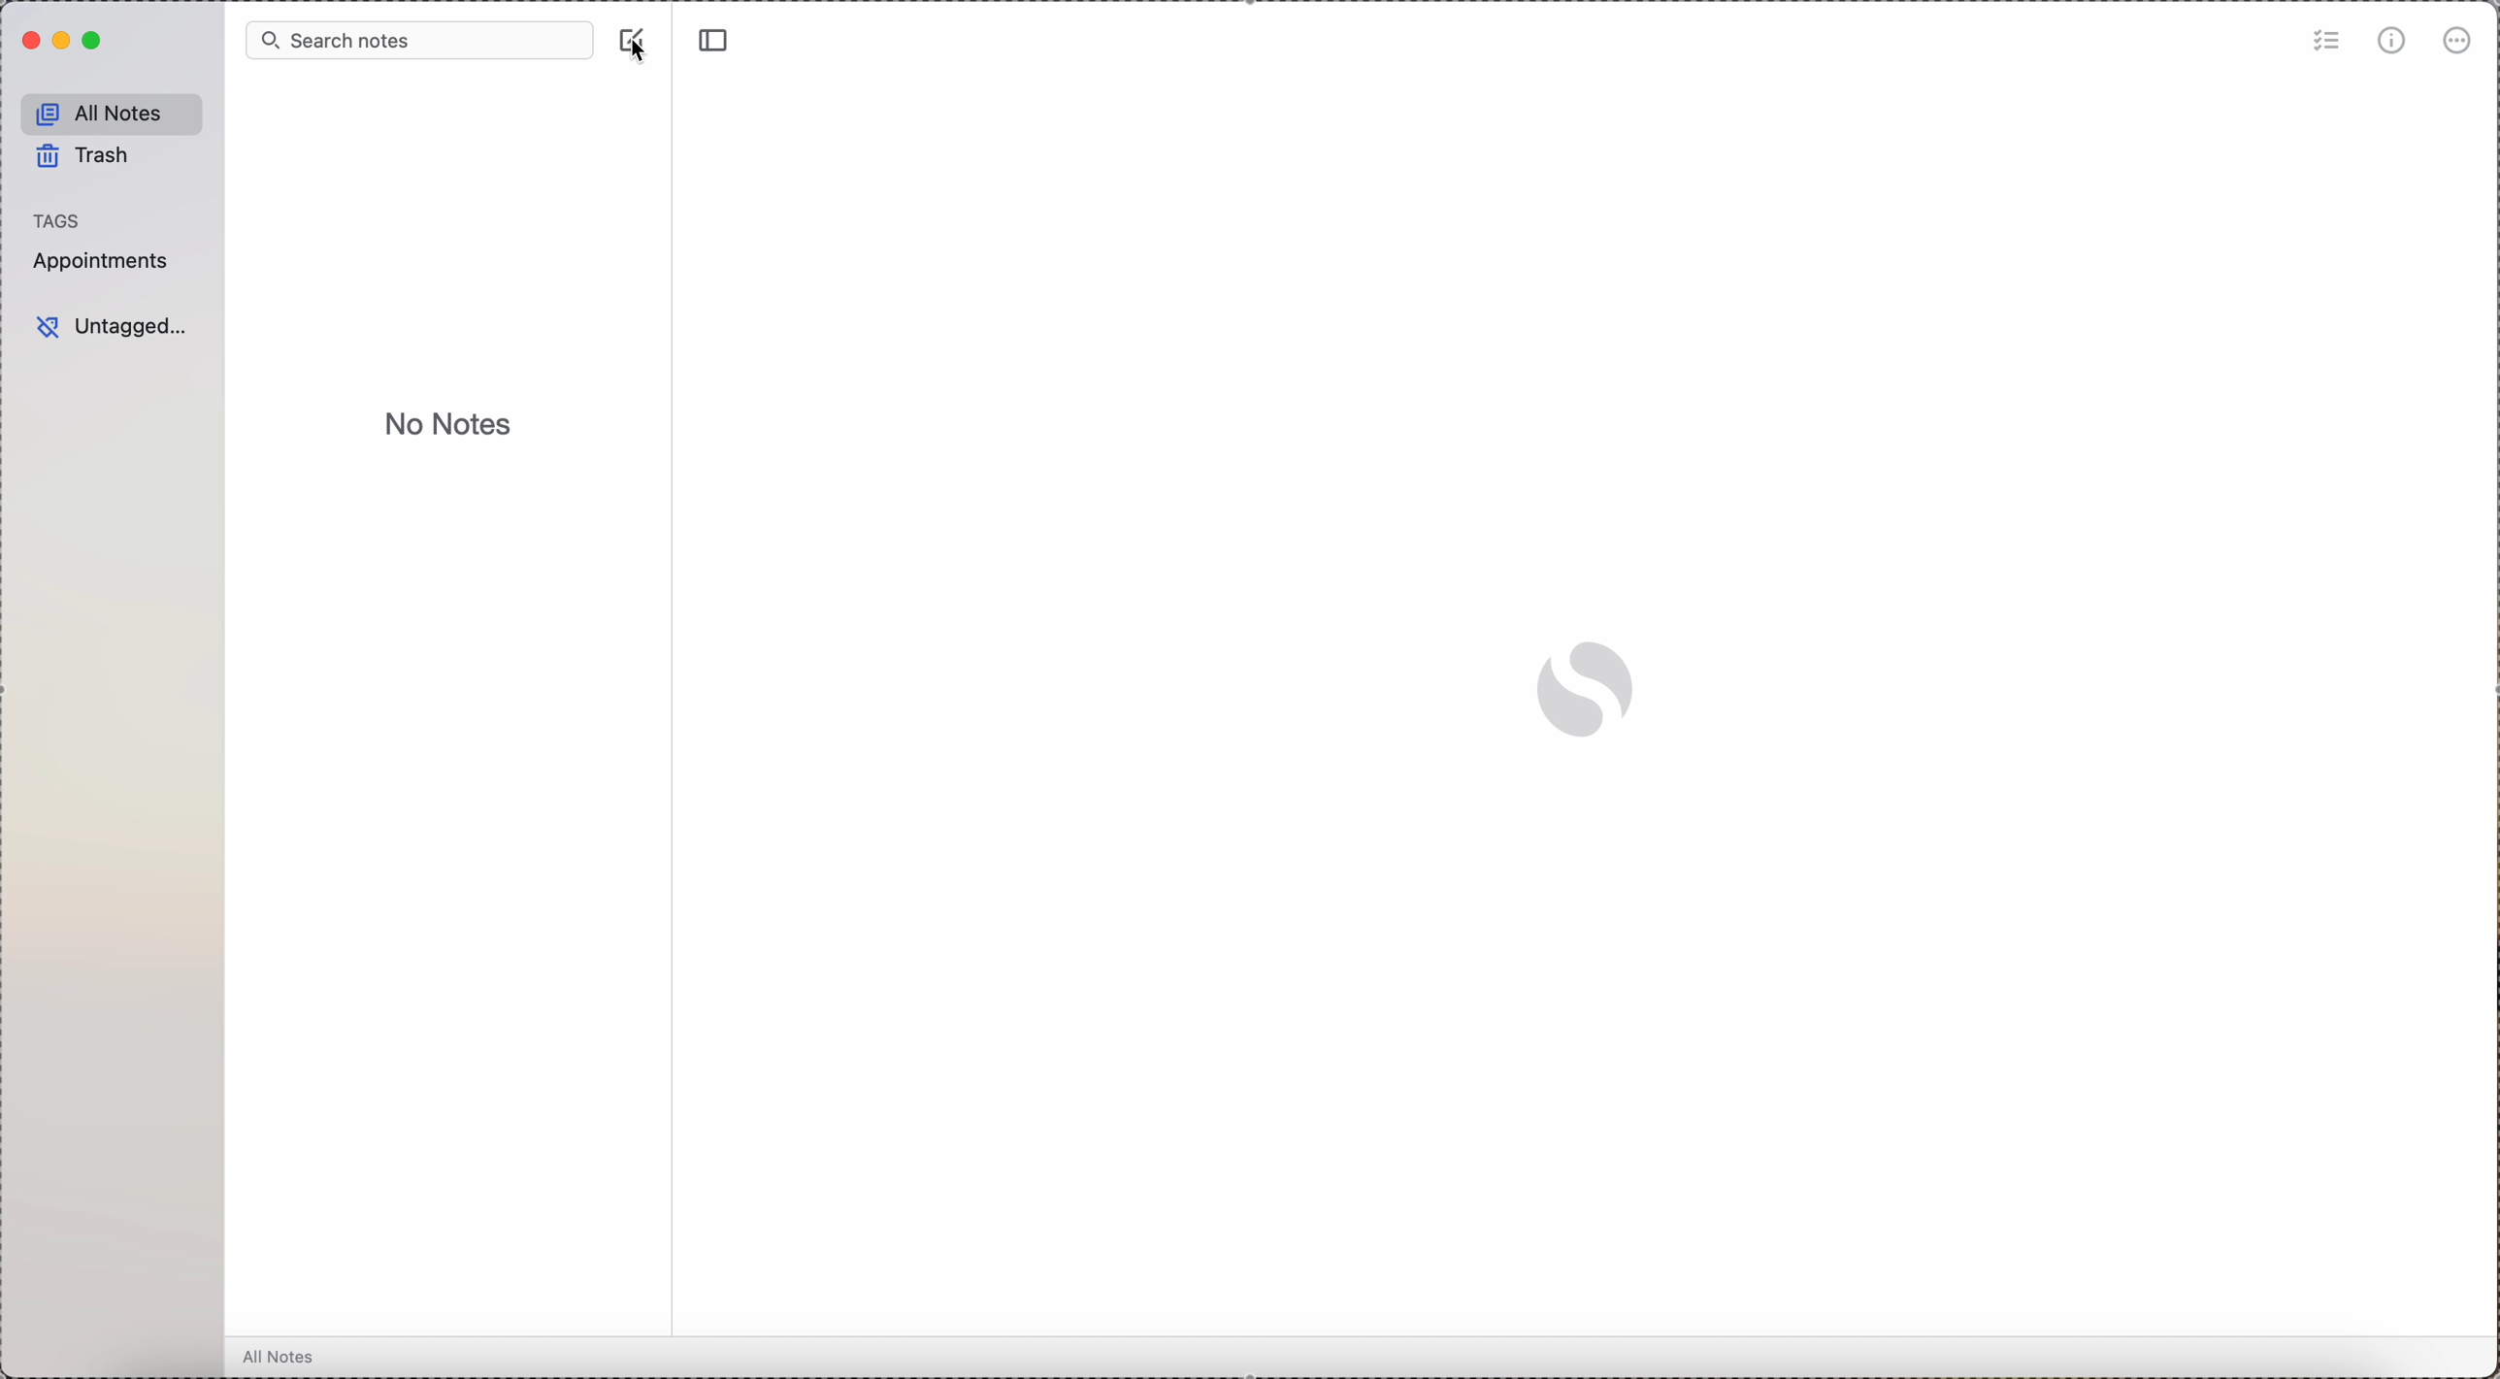 The image size is (2500, 1379). Describe the element at coordinates (446, 426) in the screenshot. I see `no notes` at that location.